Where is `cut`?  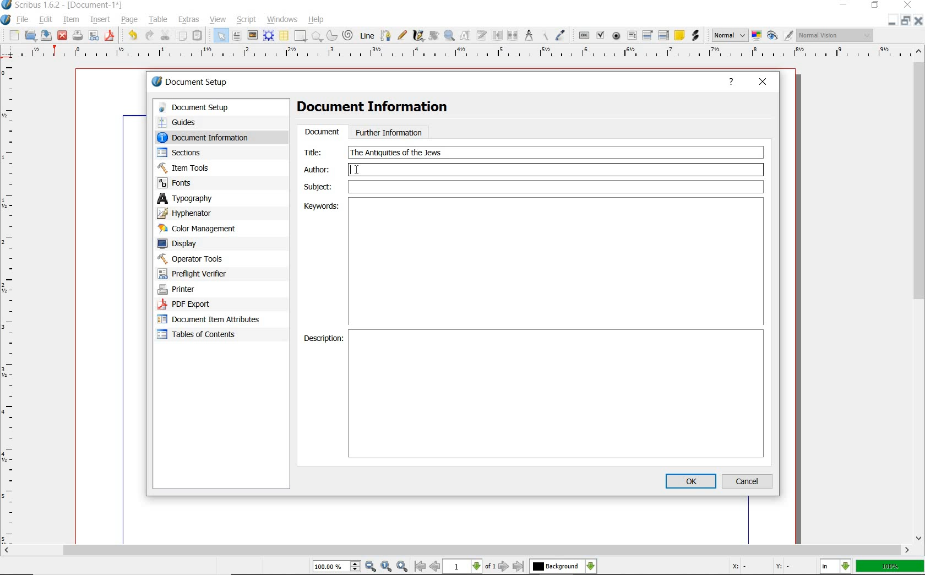 cut is located at coordinates (166, 35).